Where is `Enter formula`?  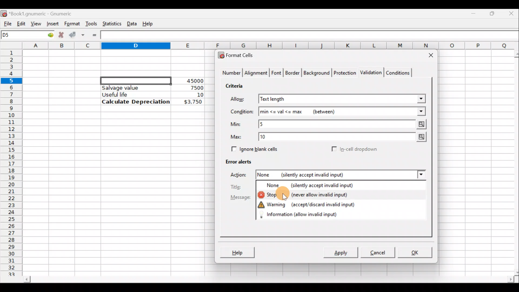
Enter formula is located at coordinates (94, 35).